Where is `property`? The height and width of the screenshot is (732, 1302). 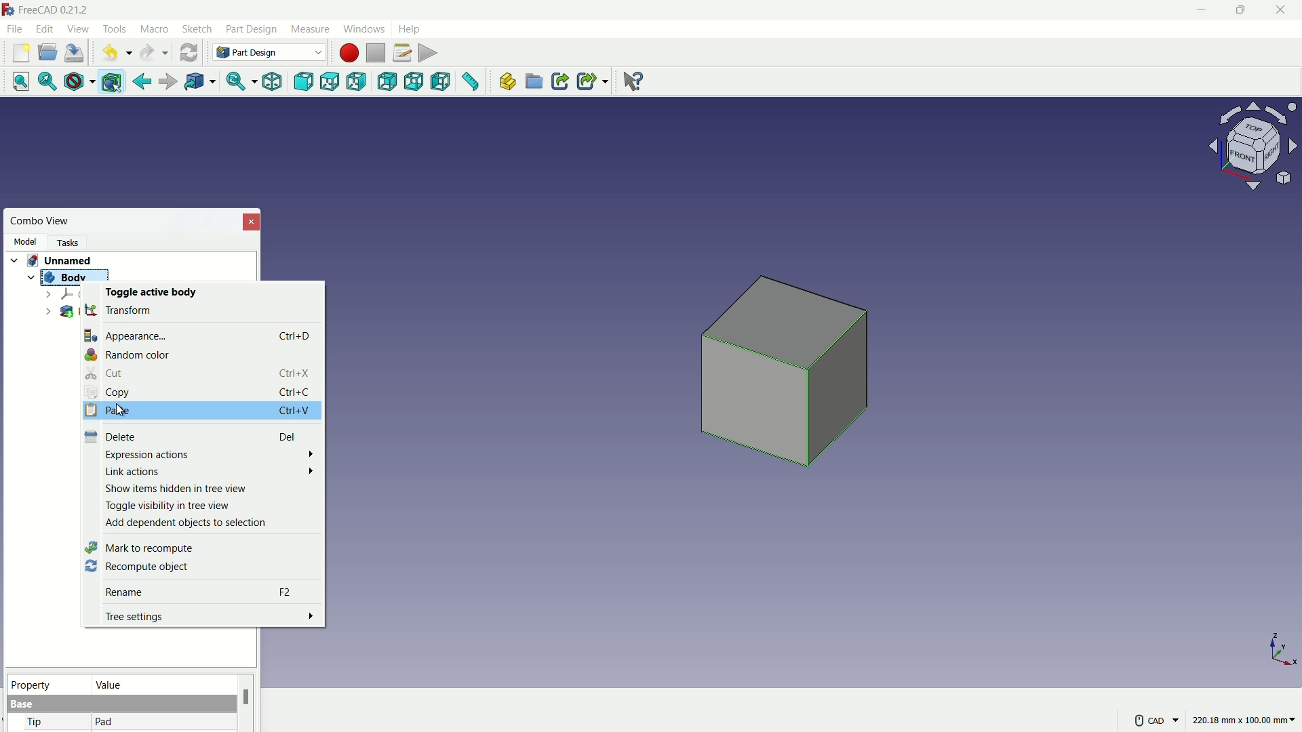
property is located at coordinates (47, 683).